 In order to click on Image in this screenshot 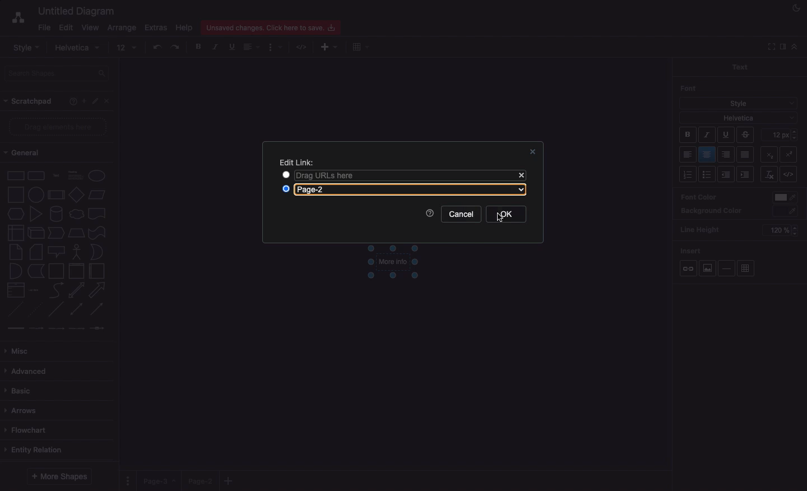, I will do `click(707, 268)`.